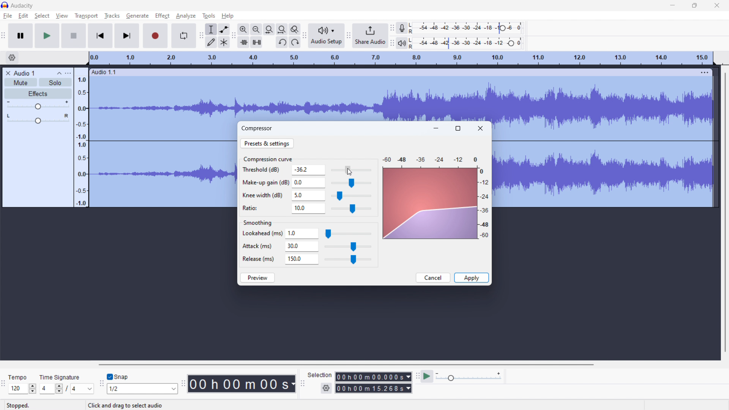 The height and width of the screenshot is (410, 729). I want to click on  Threshold (dB), so click(264, 170).